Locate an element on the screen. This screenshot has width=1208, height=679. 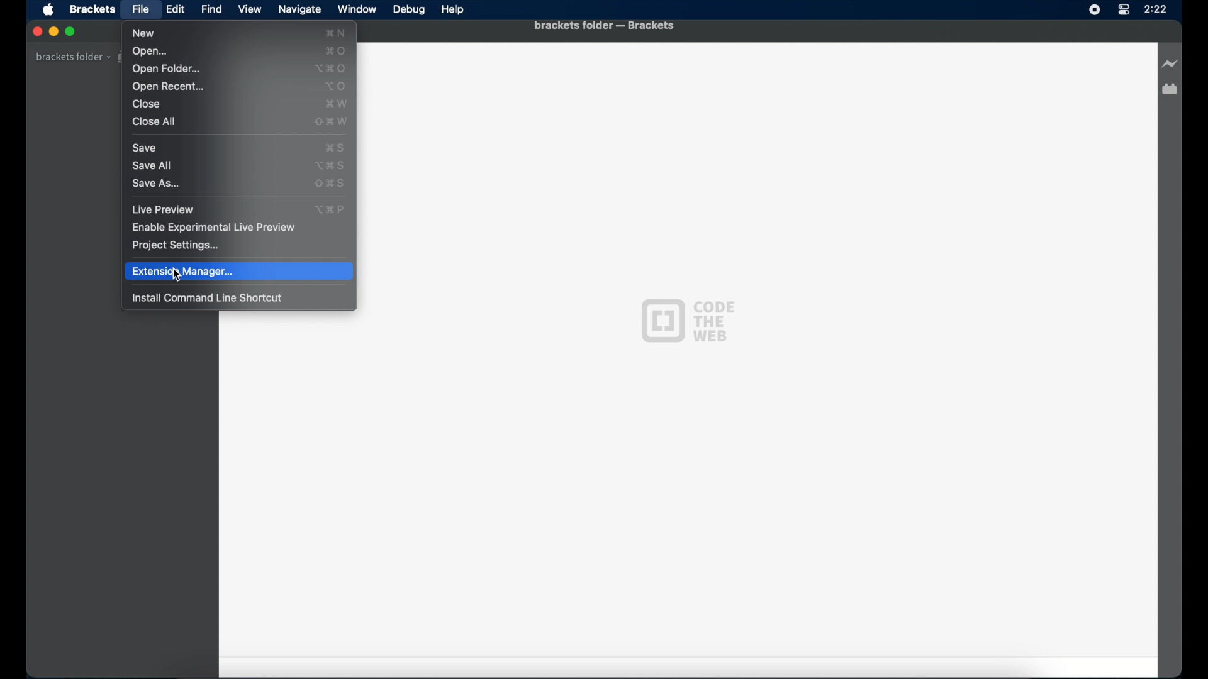
maximize is located at coordinates (72, 32).